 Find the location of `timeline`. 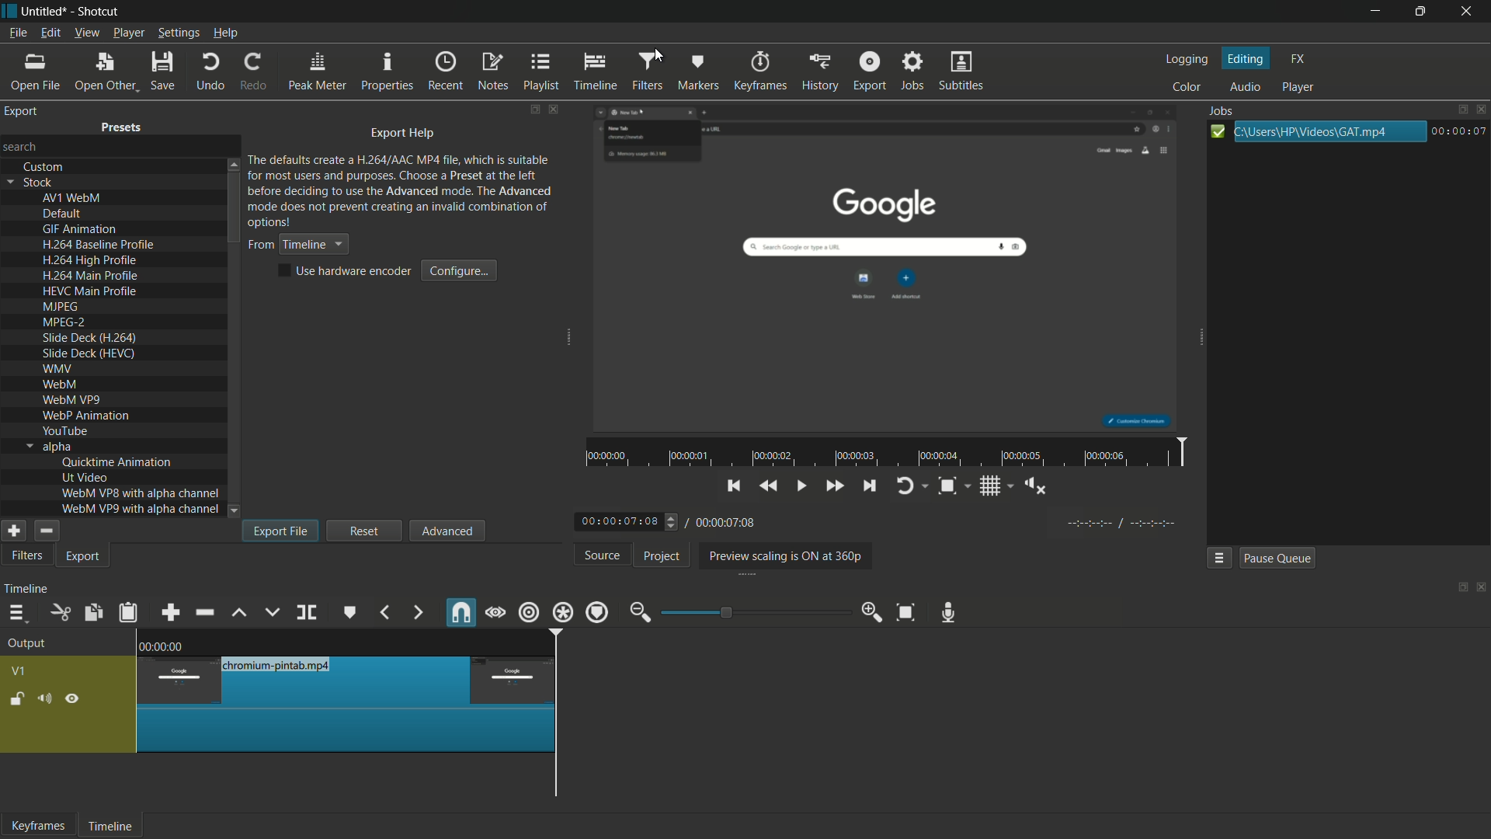

timeline is located at coordinates (26, 589).